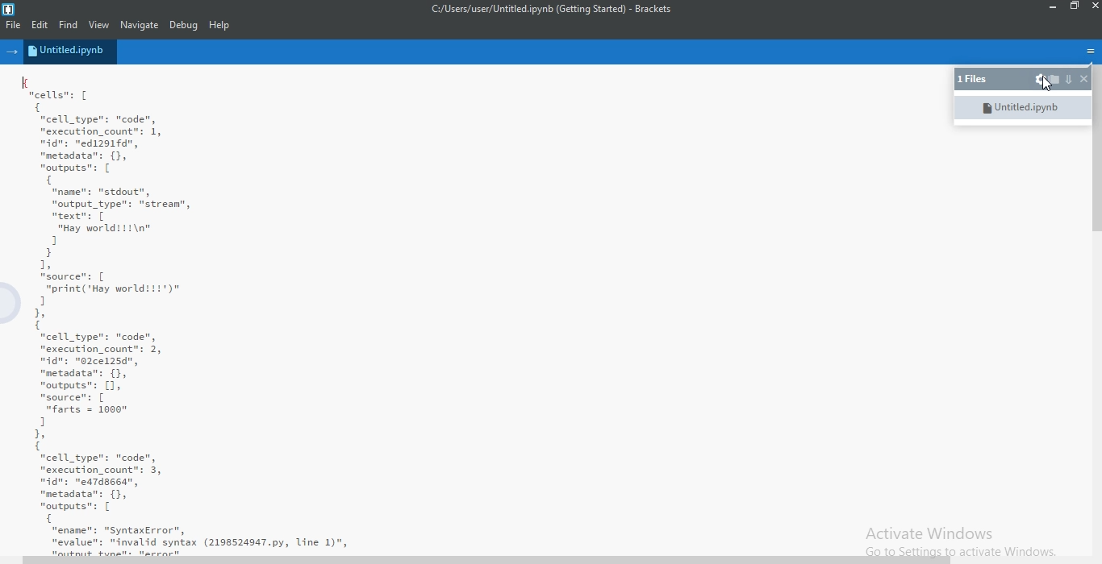 The width and height of the screenshot is (1102, 564). What do you see at coordinates (184, 26) in the screenshot?
I see `Debug` at bounding box center [184, 26].